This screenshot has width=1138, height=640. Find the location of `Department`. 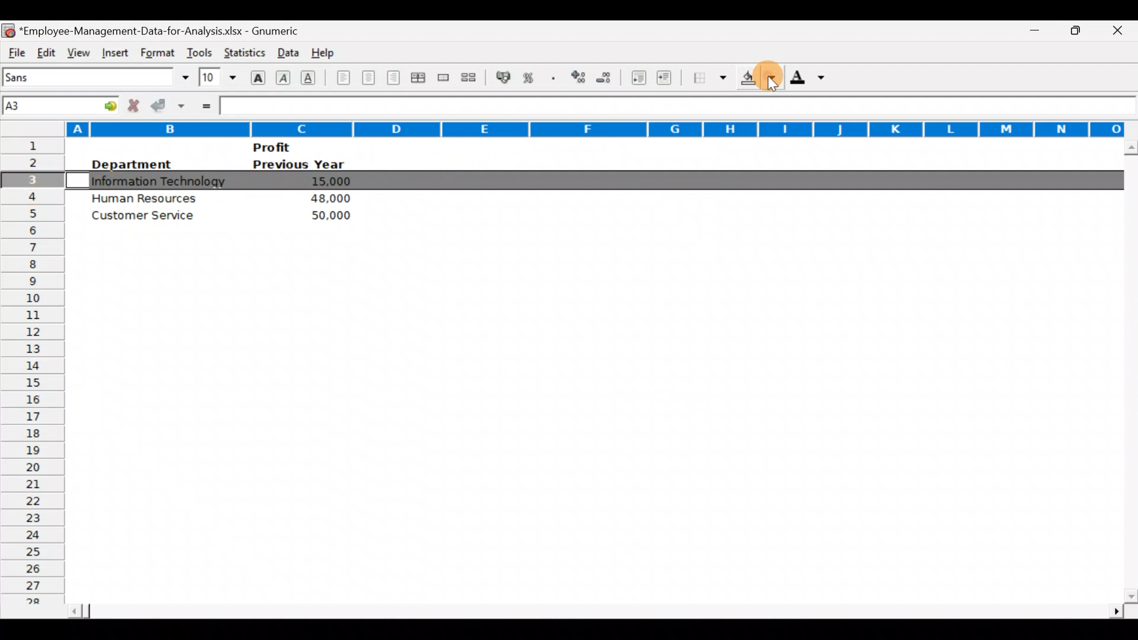

Department is located at coordinates (130, 164).